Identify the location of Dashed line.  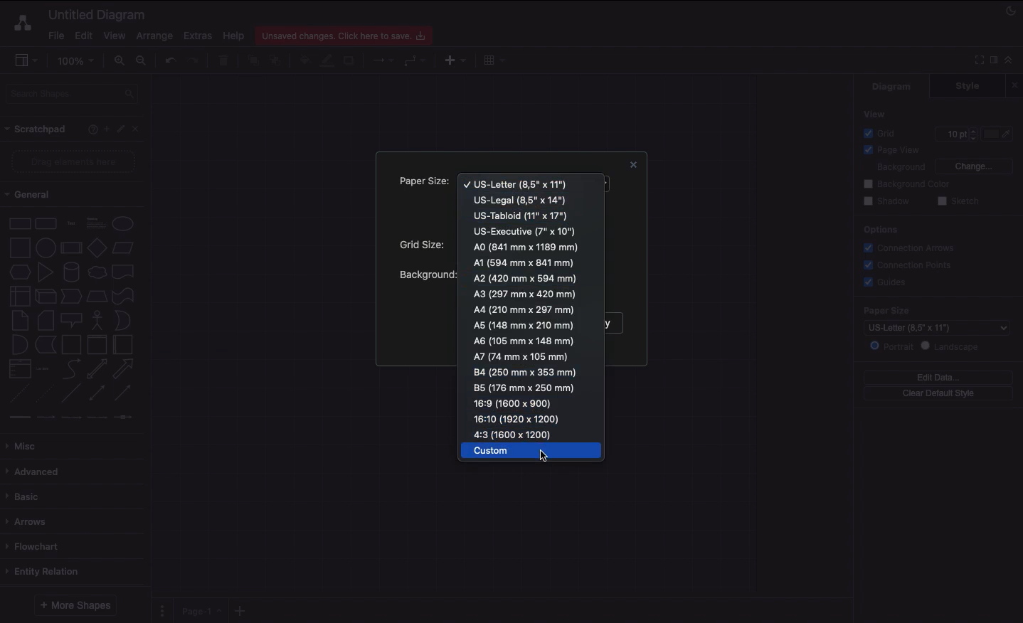
(17, 395).